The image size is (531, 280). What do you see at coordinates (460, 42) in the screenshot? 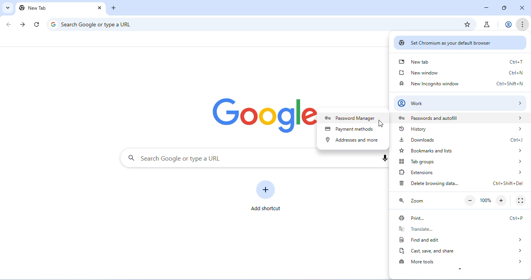
I see `set chromium as your default browser` at bounding box center [460, 42].